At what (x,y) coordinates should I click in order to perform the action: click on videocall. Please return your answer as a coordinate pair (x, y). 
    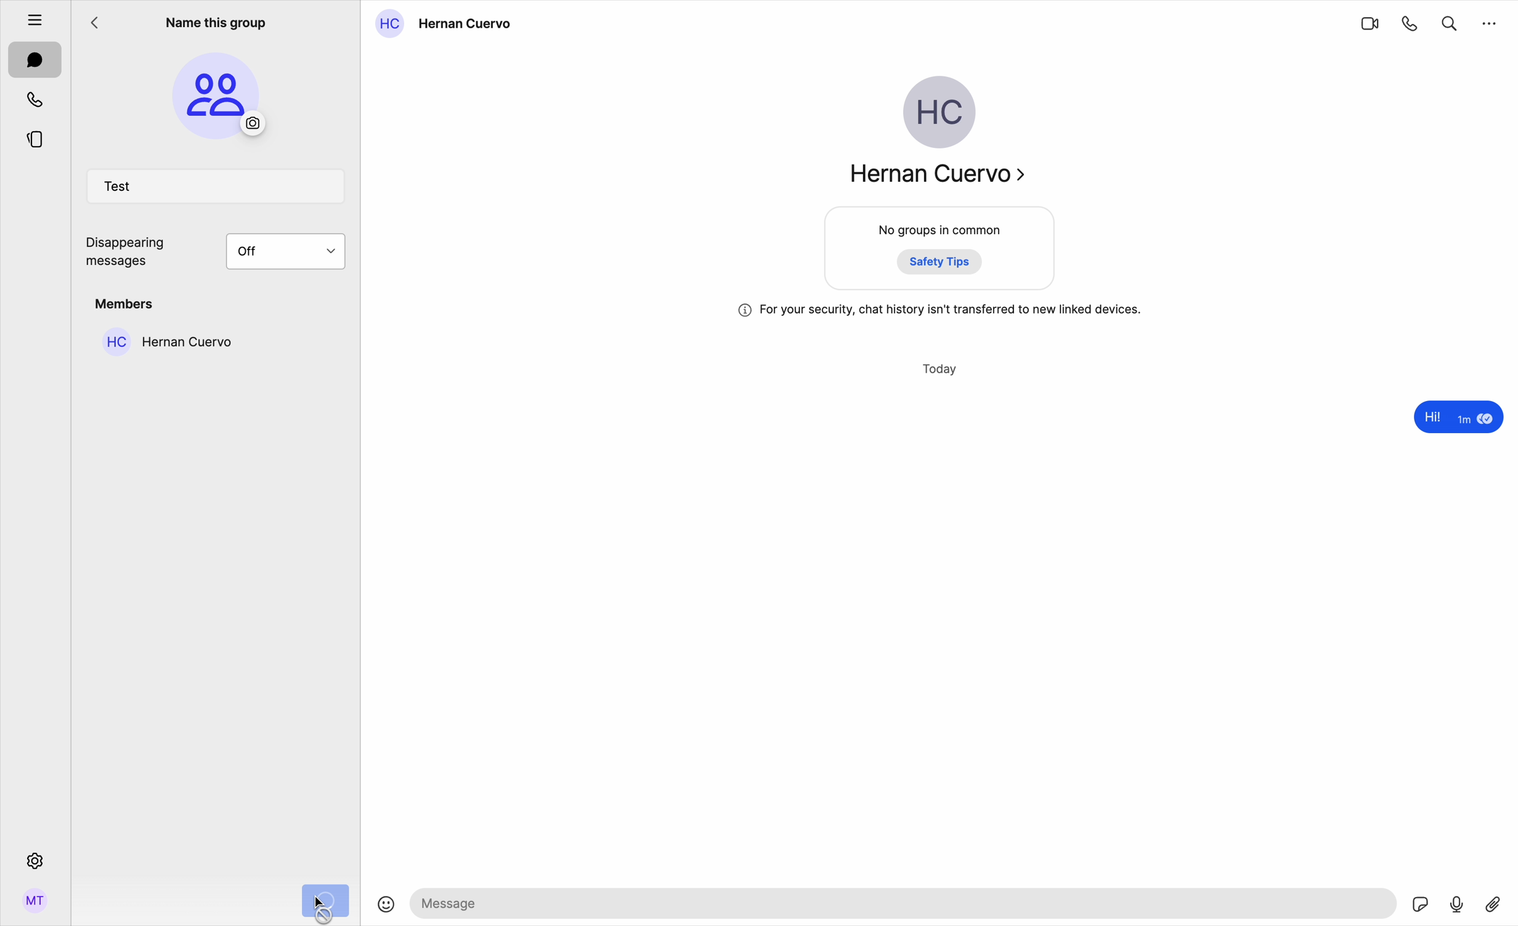
    Looking at the image, I should click on (1369, 23).